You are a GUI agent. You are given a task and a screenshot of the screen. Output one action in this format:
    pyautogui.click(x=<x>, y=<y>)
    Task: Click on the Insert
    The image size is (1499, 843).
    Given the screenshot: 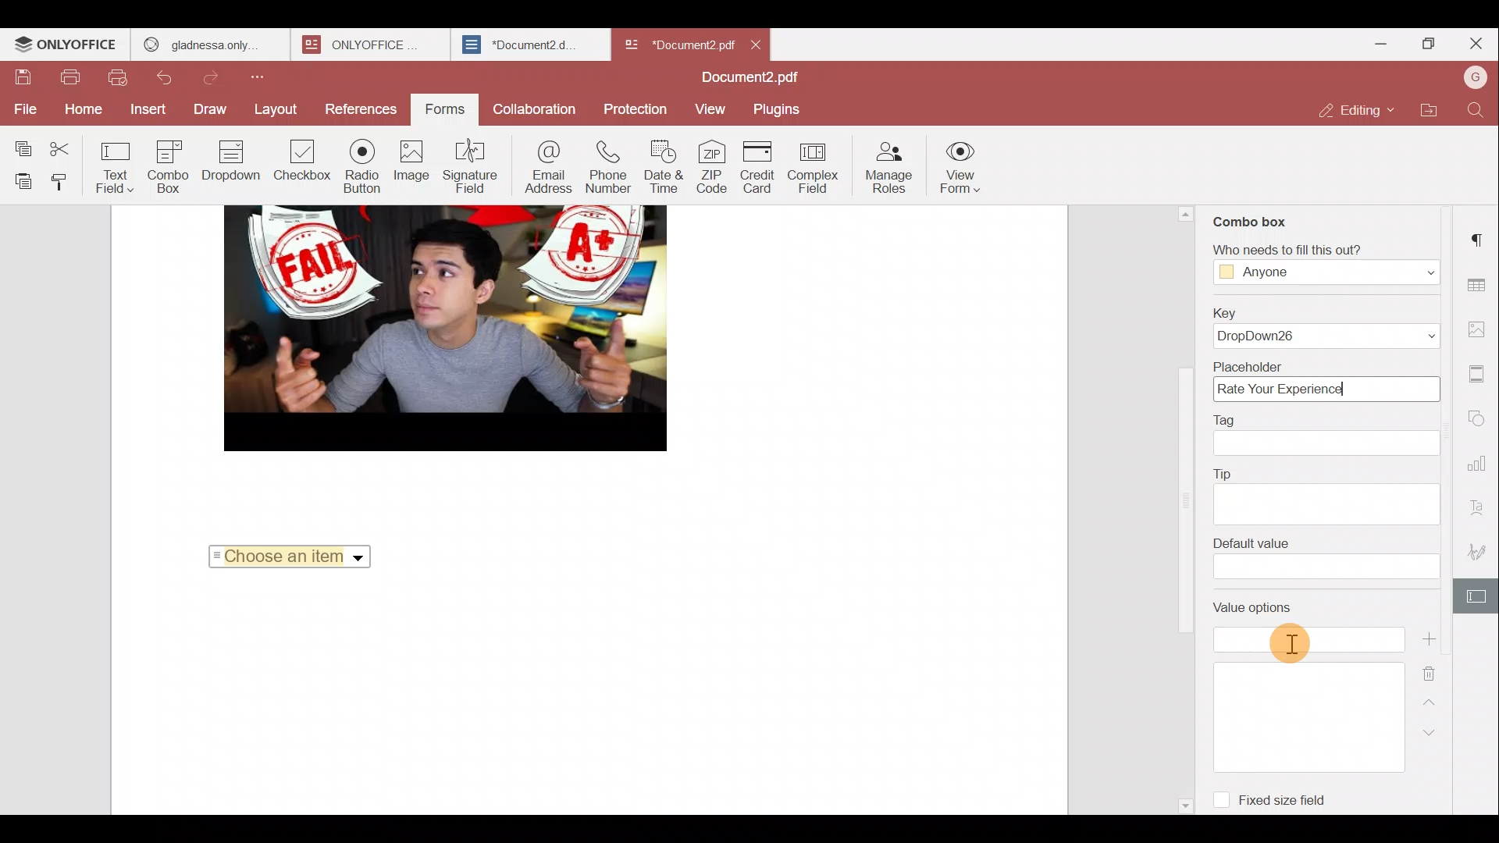 What is the action you would take?
    pyautogui.click(x=144, y=109)
    